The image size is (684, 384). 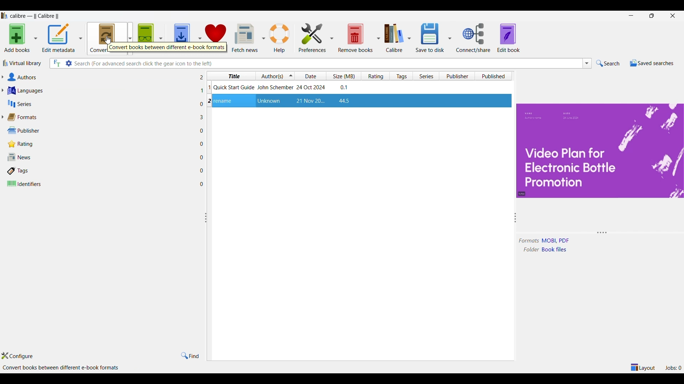 I want to click on Authors column, current sorting, so click(x=275, y=76).